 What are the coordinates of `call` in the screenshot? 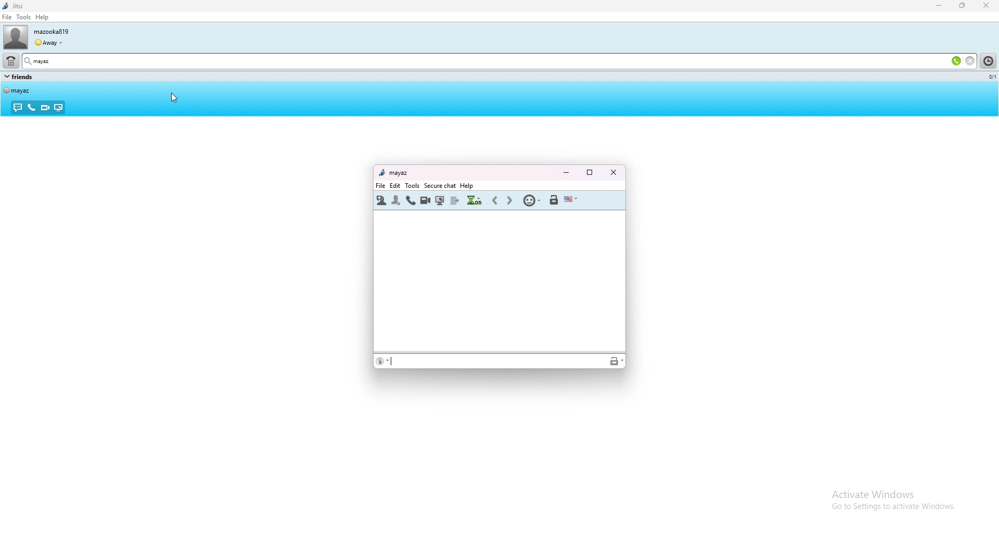 It's located at (956, 60).